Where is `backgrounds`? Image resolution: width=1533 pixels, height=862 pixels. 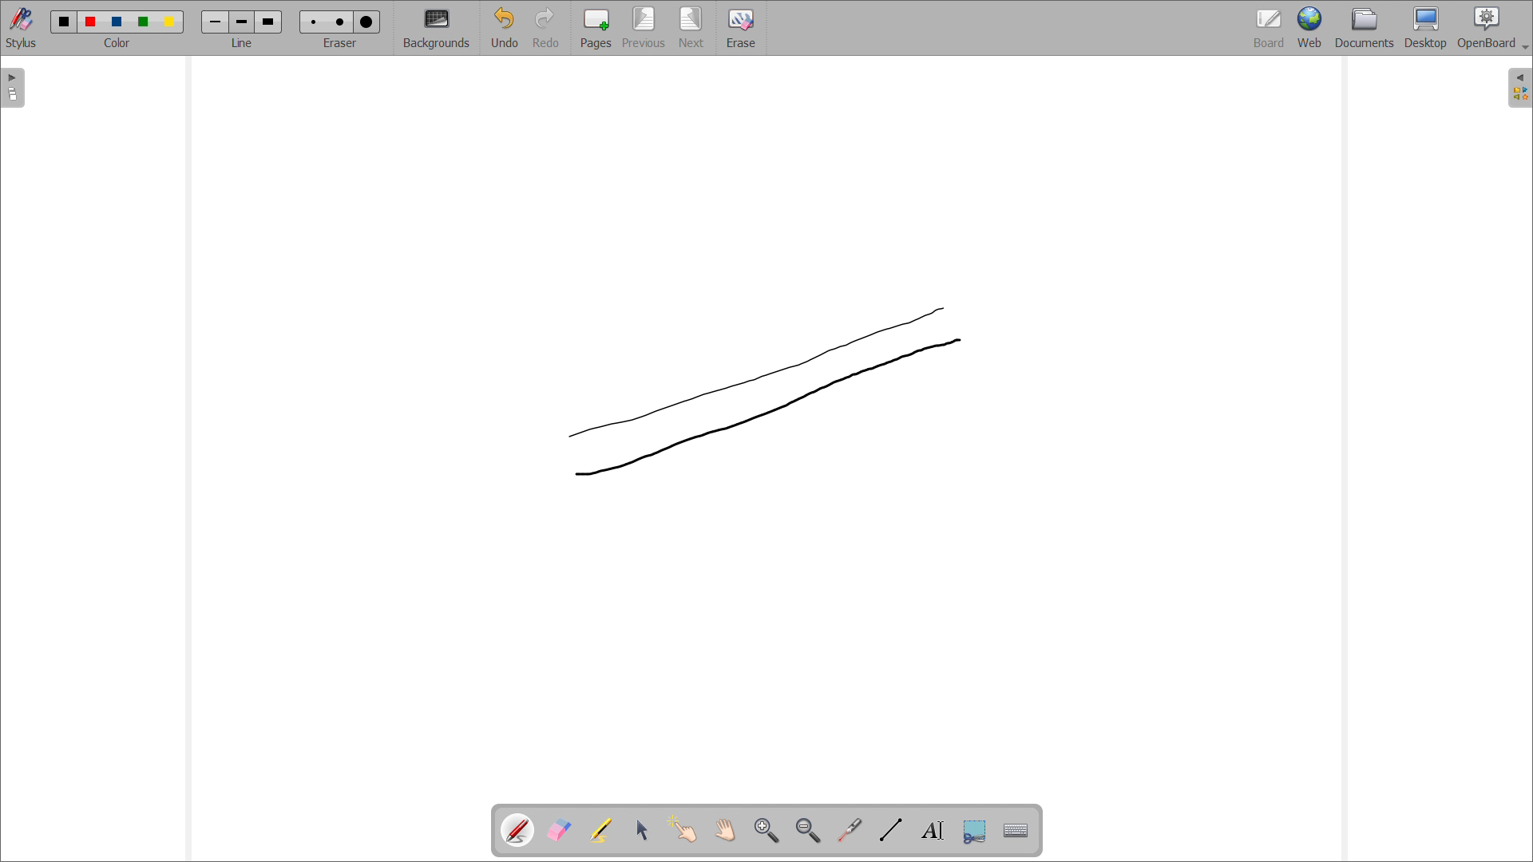 backgrounds is located at coordinates (437, 27).